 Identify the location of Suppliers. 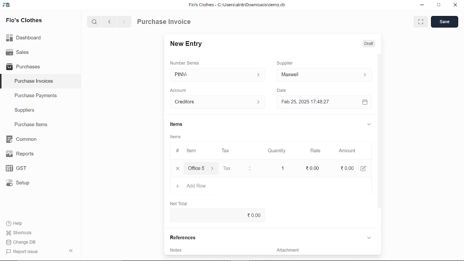
(25, 110).